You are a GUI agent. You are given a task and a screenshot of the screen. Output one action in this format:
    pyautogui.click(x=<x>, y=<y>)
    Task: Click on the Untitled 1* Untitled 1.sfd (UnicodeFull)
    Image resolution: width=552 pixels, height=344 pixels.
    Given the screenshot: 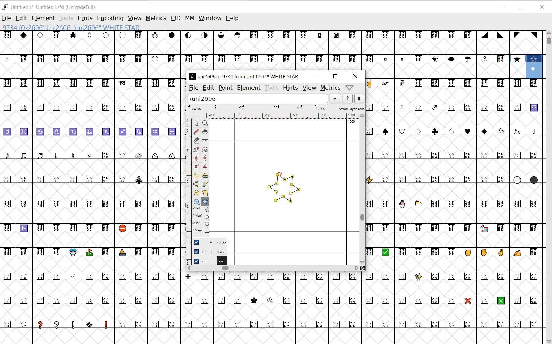 What is the action you would take?
    pyautogui.click(x=52, y=8)
    